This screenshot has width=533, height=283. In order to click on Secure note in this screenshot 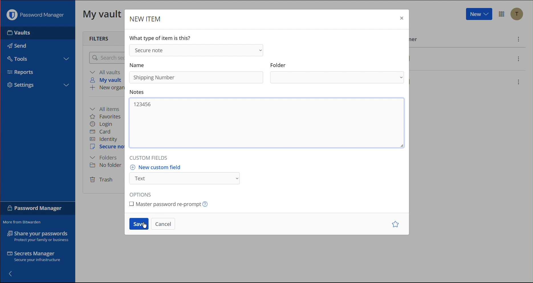, I will do `click(107, 147)`.